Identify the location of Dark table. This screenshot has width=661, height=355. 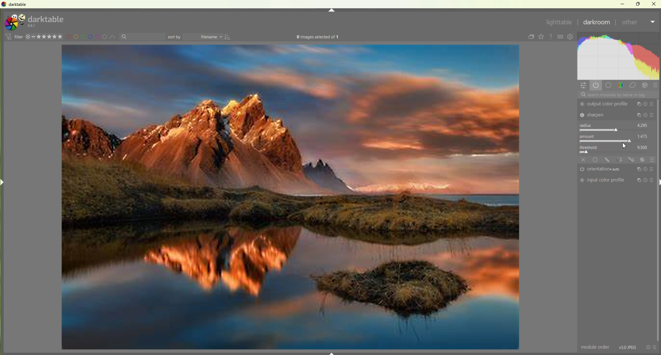
(19, 4).